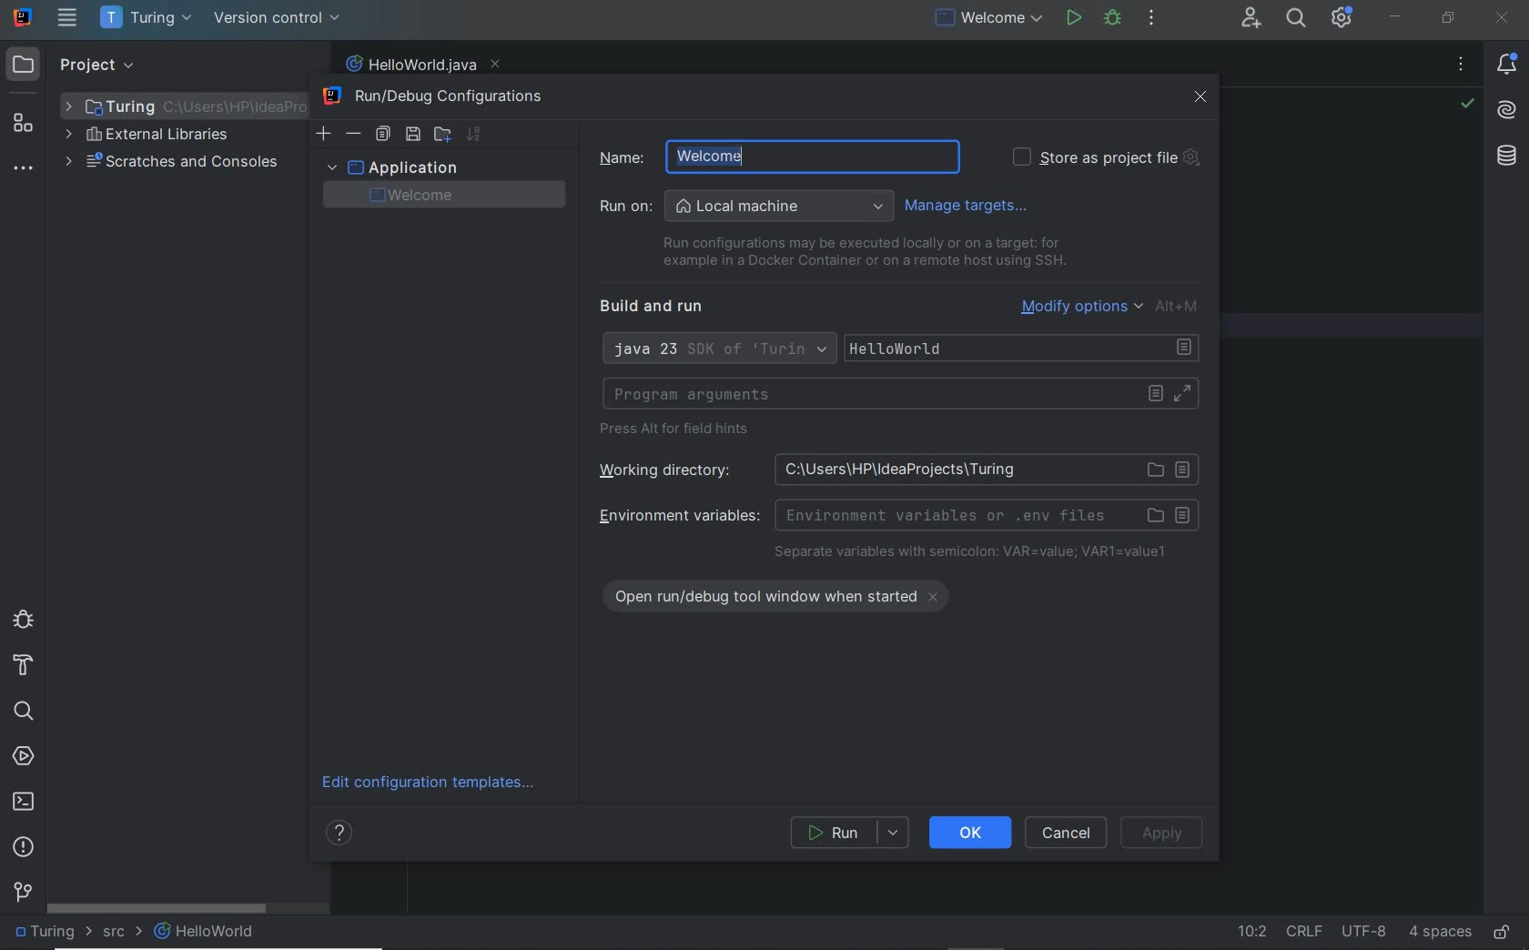 The width and height of the screenshot is (1529, 950). What do you see at coordinates (441, 133) in the screenshot?
I see `CREATE NEW FOLDER` at bounding box center [441, 133].